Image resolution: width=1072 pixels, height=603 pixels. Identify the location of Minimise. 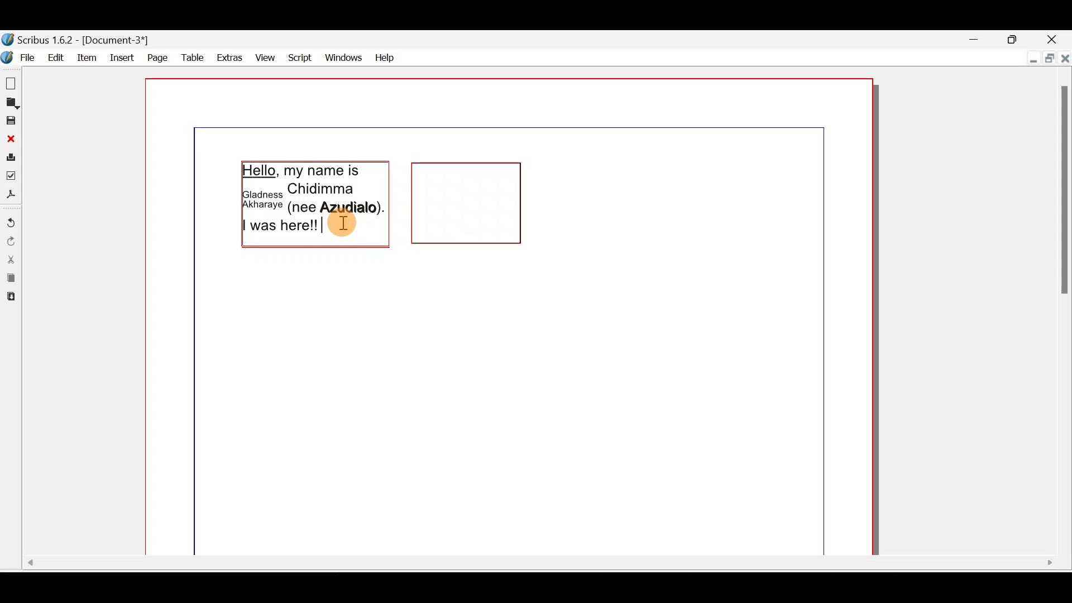
(974, 39).